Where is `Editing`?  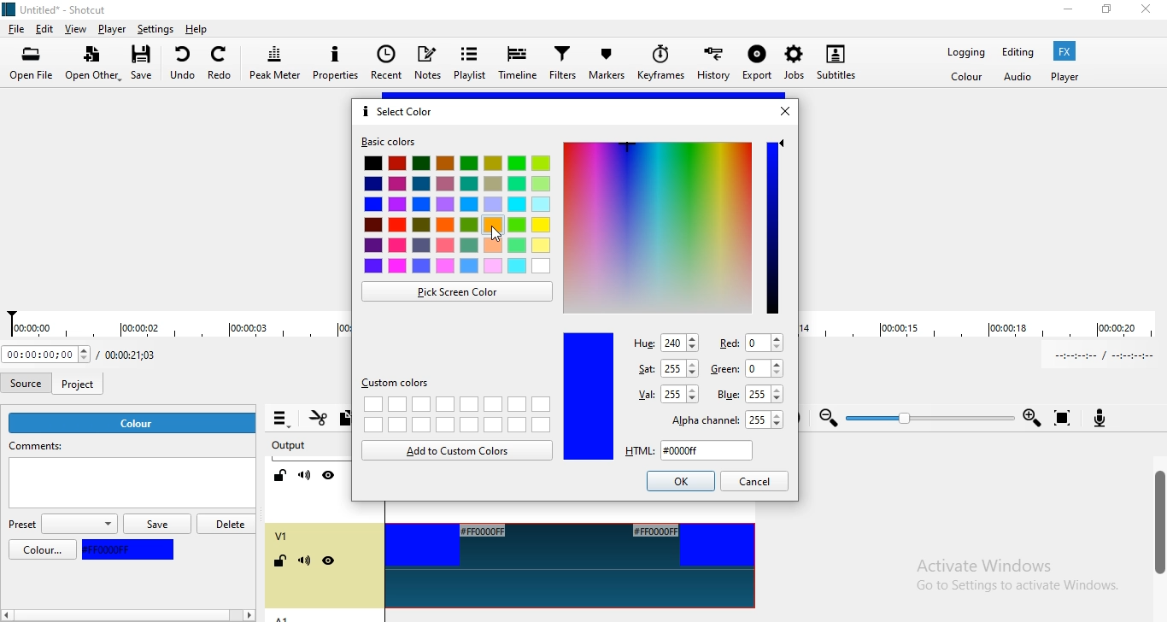
Editing is located at coordinates (1016, 51).